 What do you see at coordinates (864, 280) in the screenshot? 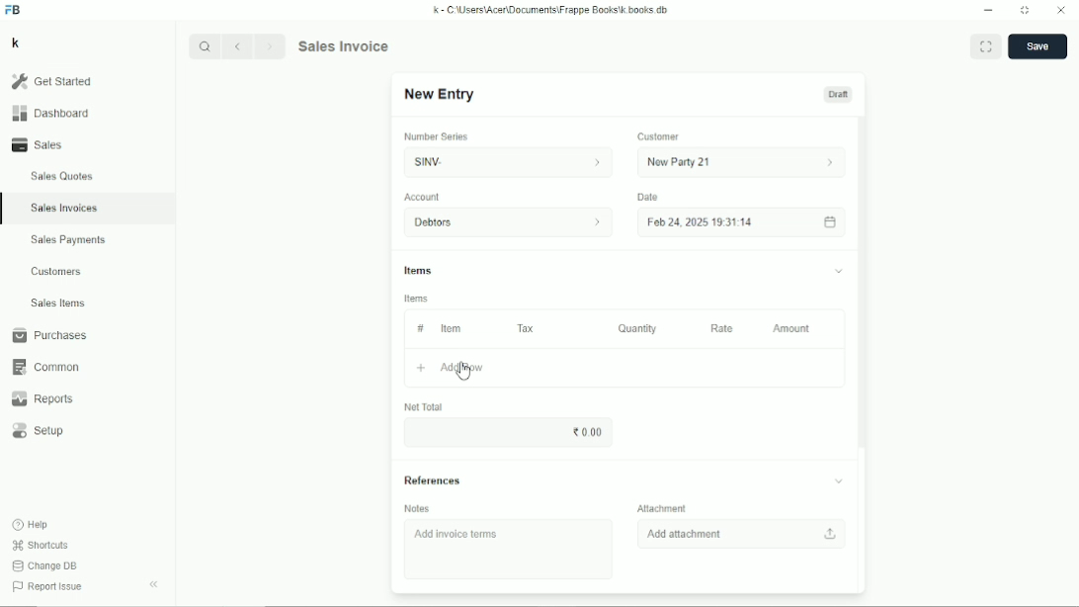
I see `Vertical scrollbar` at bounding box center [864, 280].